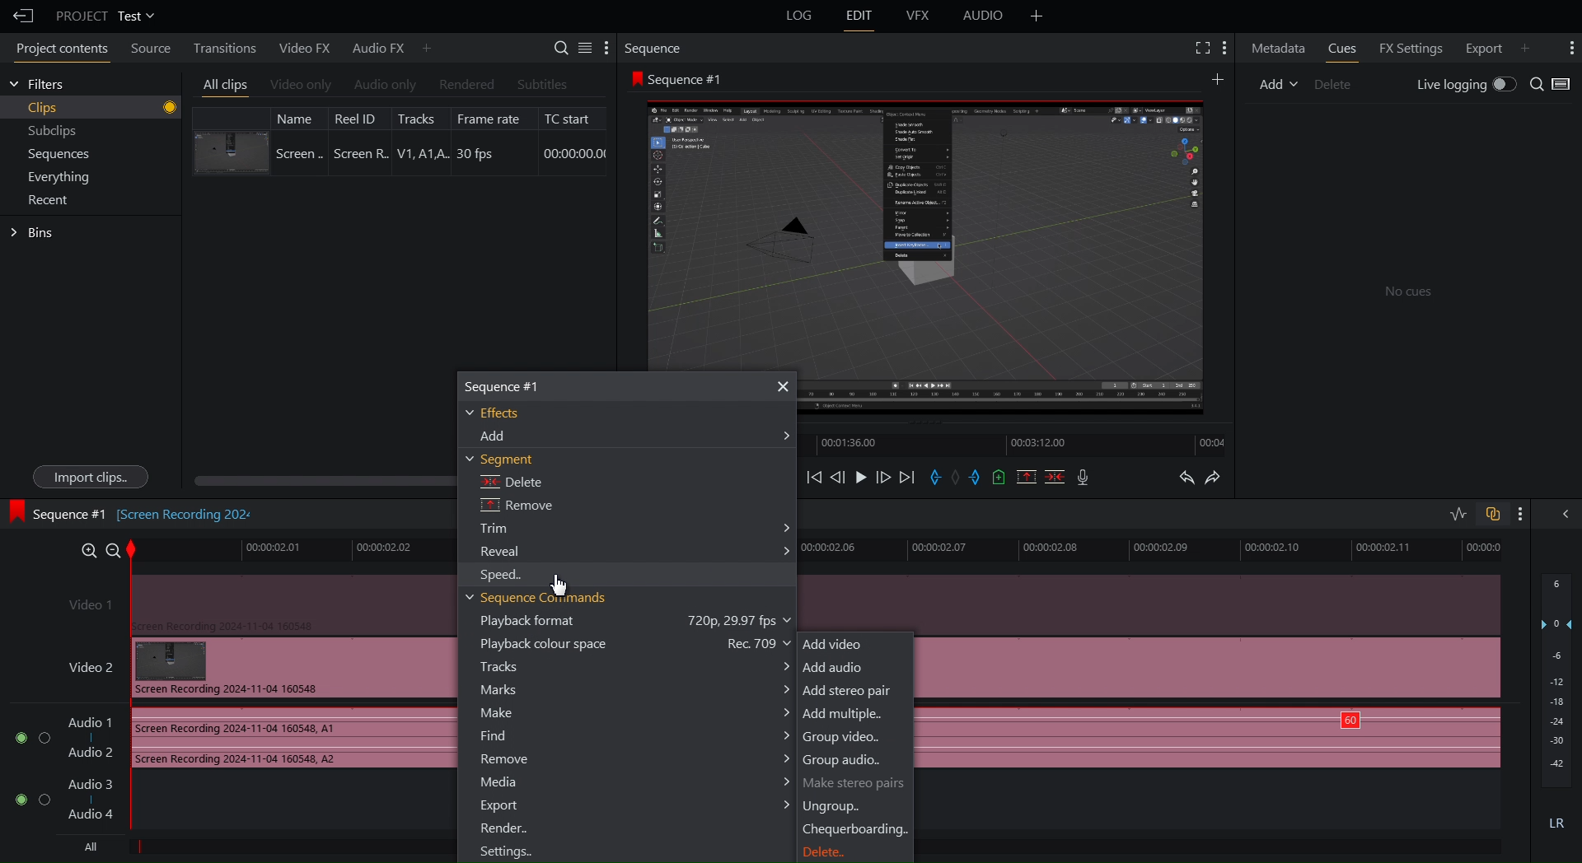 The image size is (1582, 863). What do you see at coordinates (634, 758) in the screenshot?
I see `Remove` at bounding box center [634, 758].